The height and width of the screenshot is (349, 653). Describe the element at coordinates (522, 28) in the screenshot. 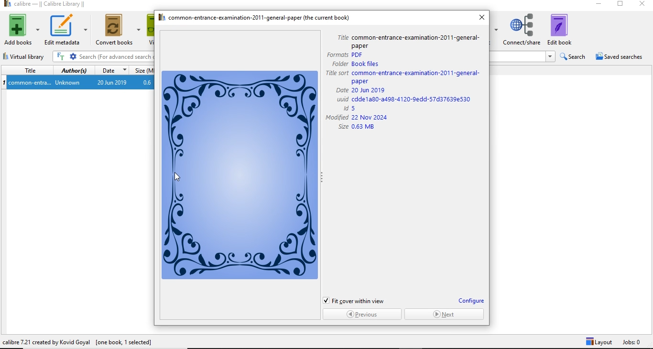

I see `connect/share` at that location.